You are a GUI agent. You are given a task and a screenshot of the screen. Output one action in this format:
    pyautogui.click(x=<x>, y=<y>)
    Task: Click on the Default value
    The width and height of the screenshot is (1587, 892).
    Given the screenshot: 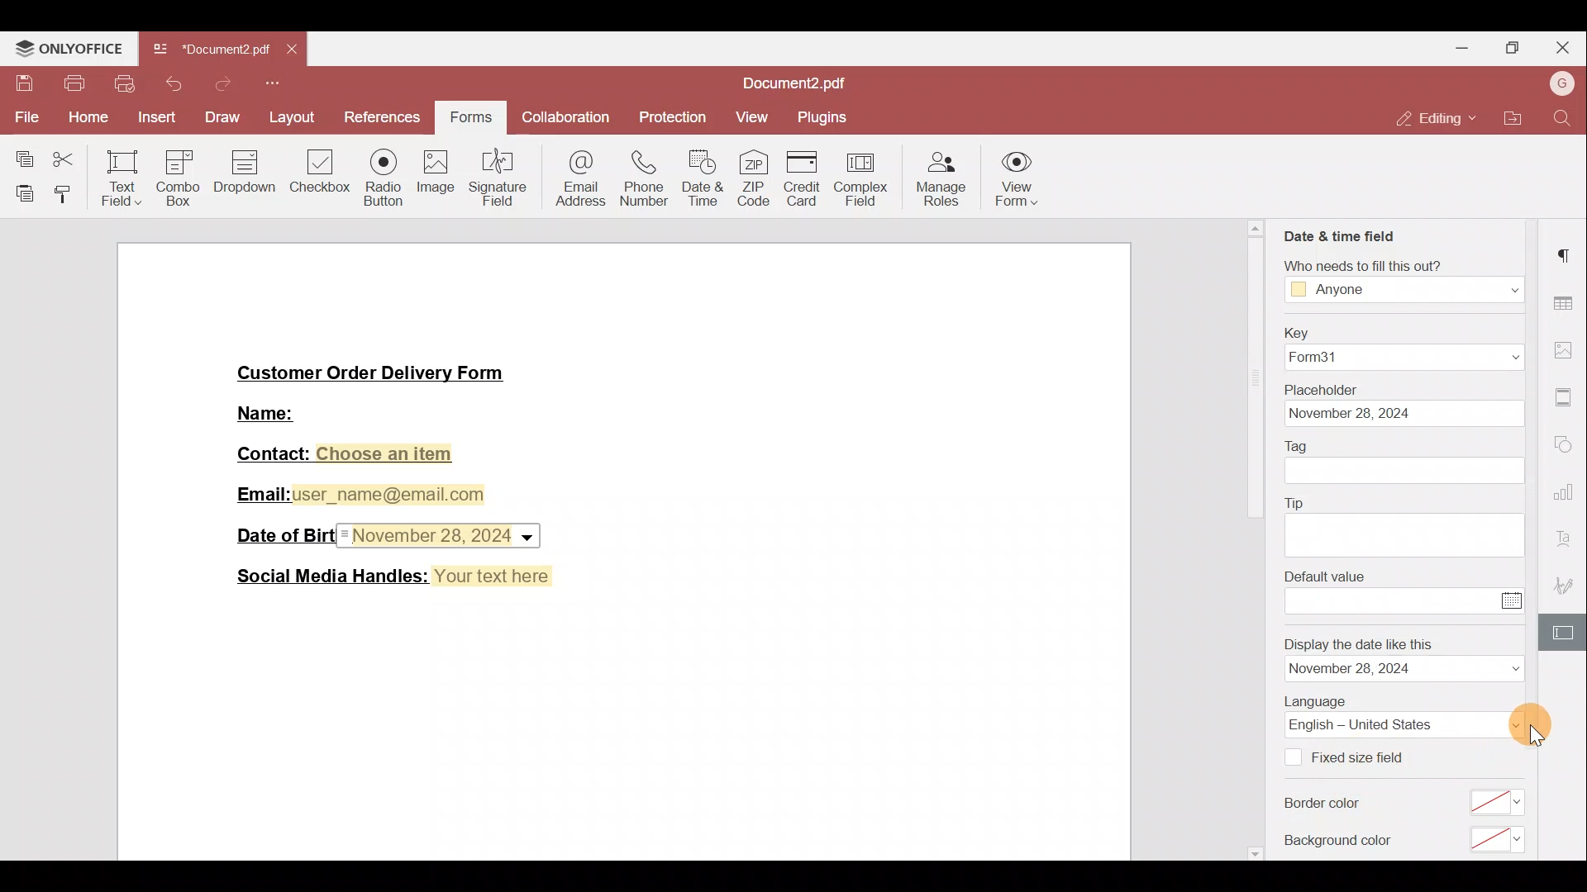 What is the action you would take?
    pyautogui.click(x=1327, y=576)
    